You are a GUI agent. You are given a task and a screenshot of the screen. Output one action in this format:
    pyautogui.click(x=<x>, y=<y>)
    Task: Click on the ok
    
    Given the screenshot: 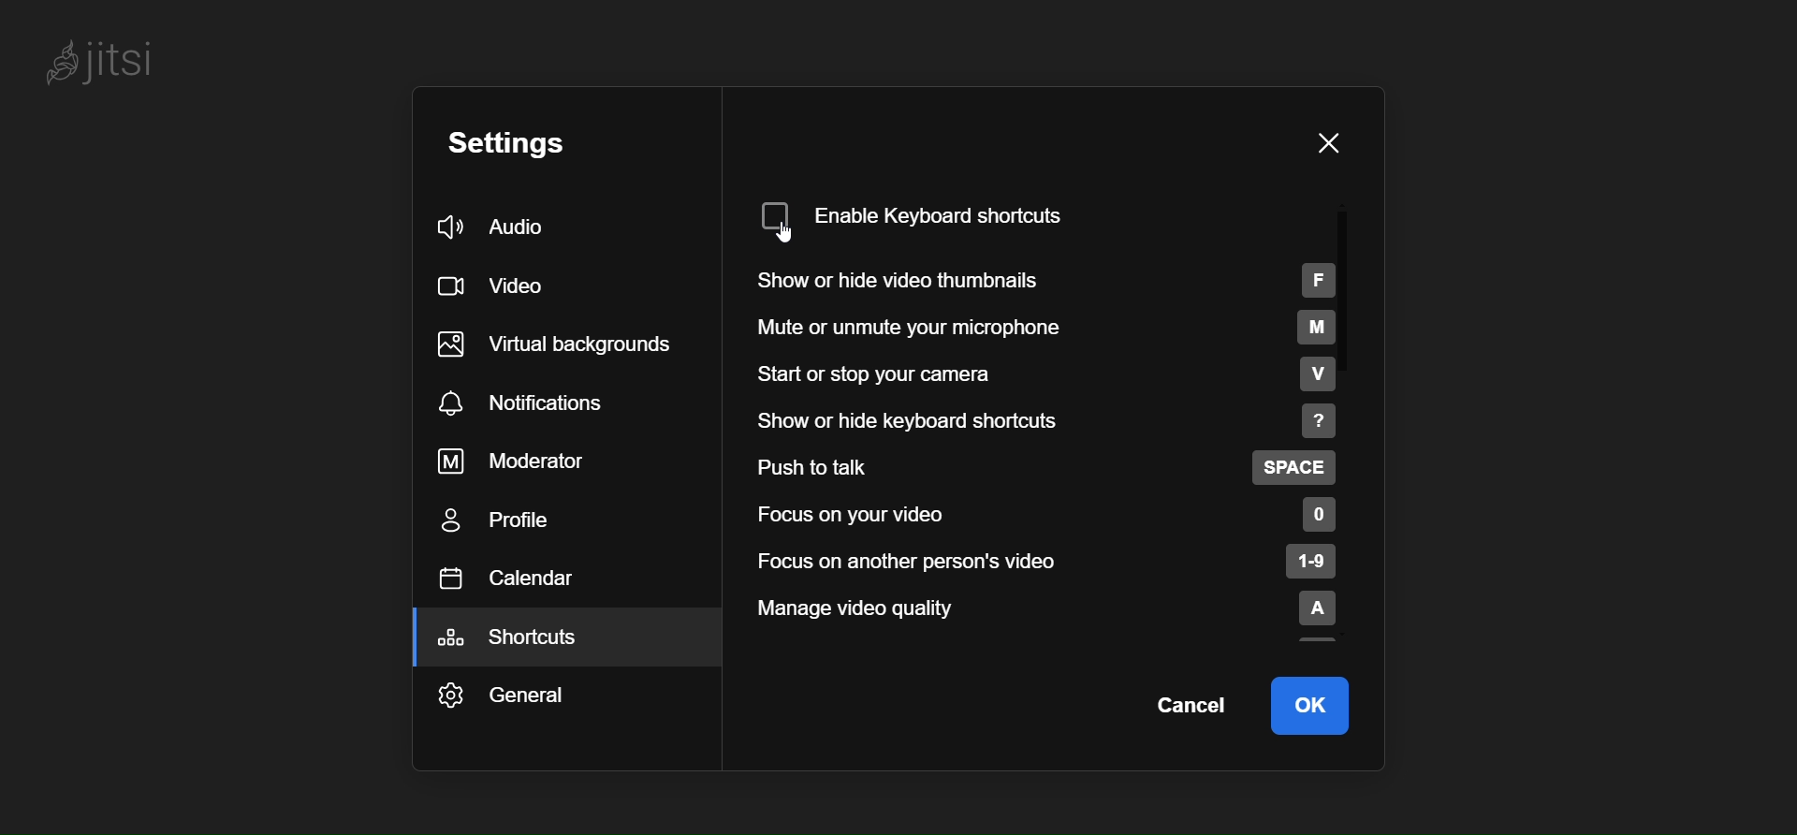 What is the action you would take?
    pyautogui.click(x=1313, y=709)
    